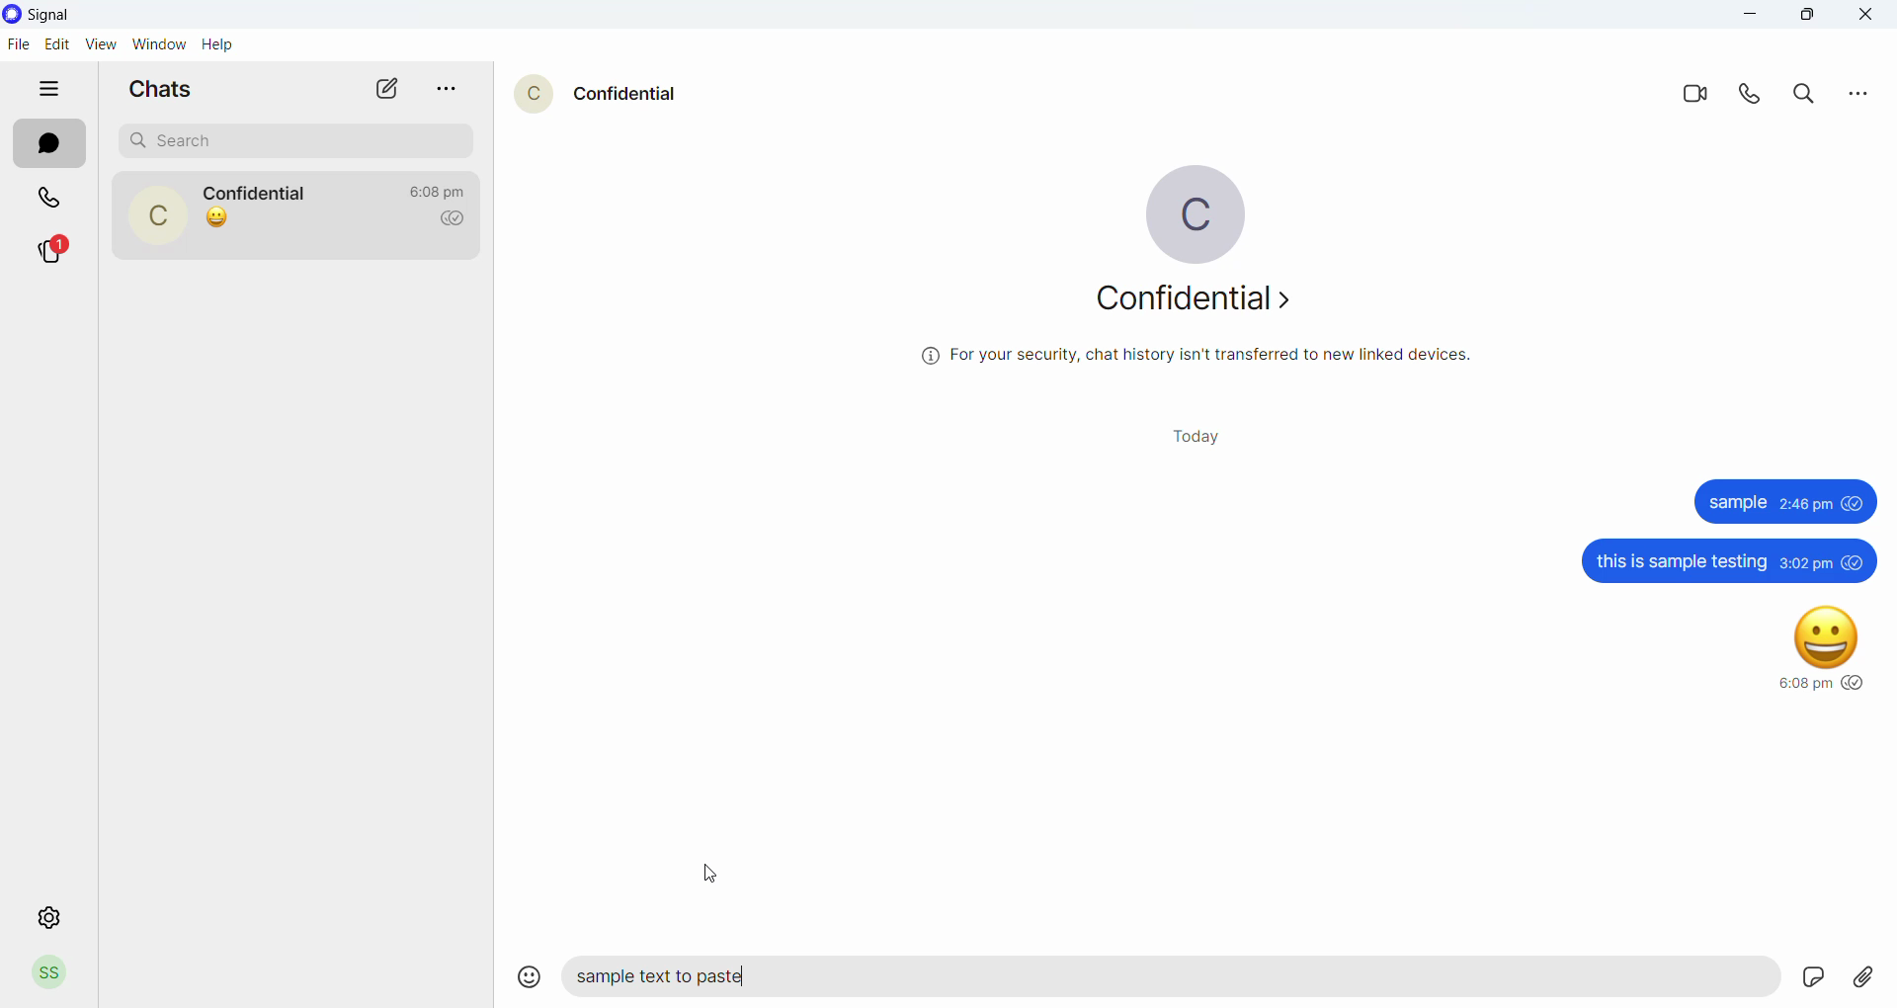 The image size is (1897, 1008). I want to click on search in chat, so click(1809, 97).